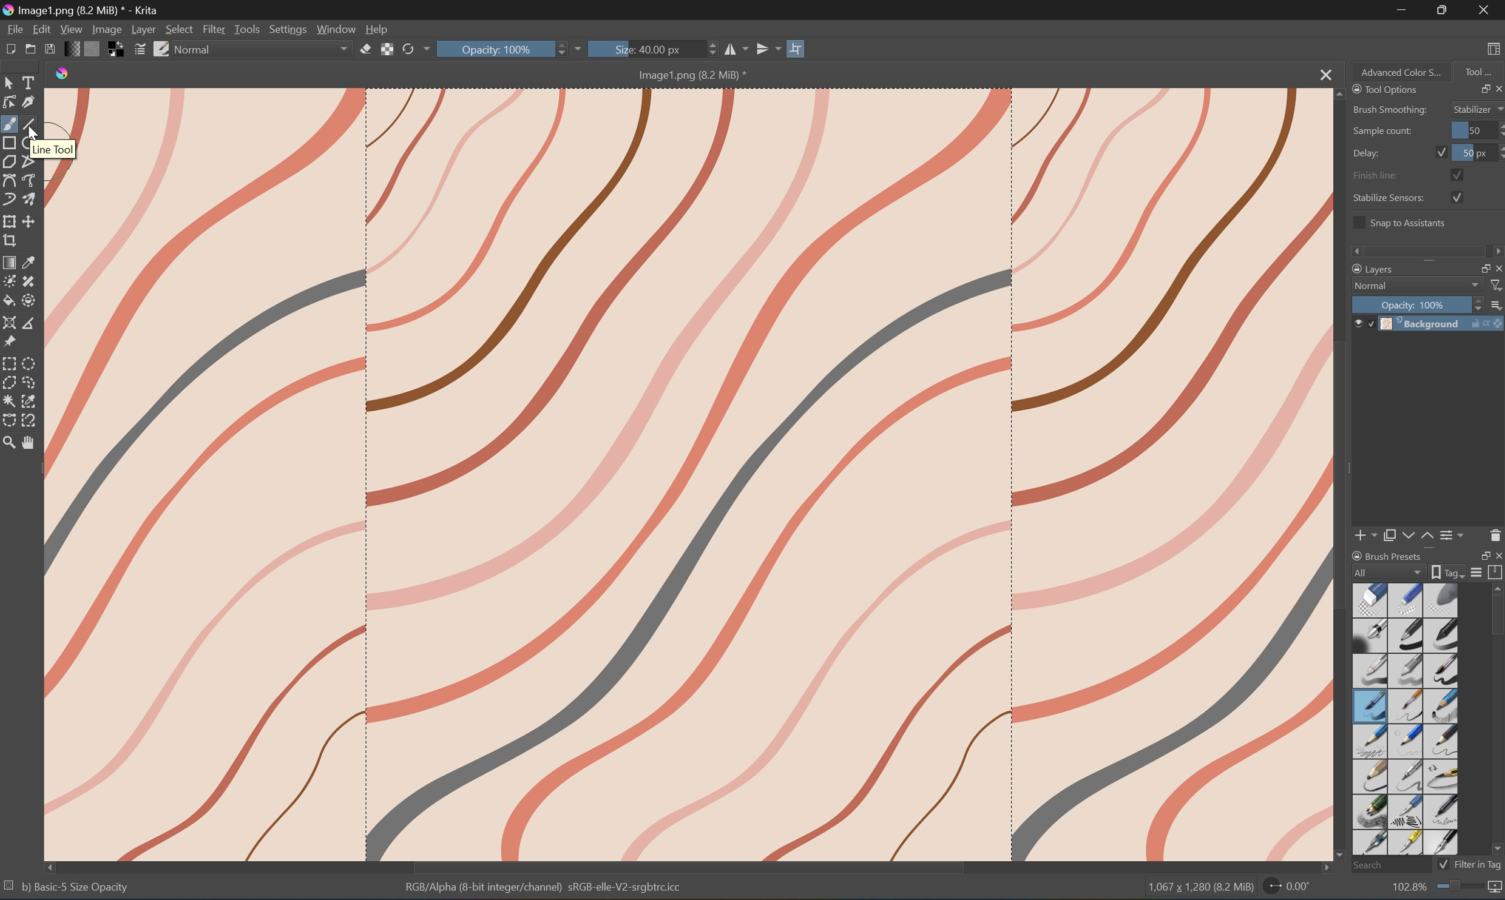 The image size is (1505, 900). Describe the element at coordinates (10, 323) in the screenshot. I see `Assistant tool` at that location.